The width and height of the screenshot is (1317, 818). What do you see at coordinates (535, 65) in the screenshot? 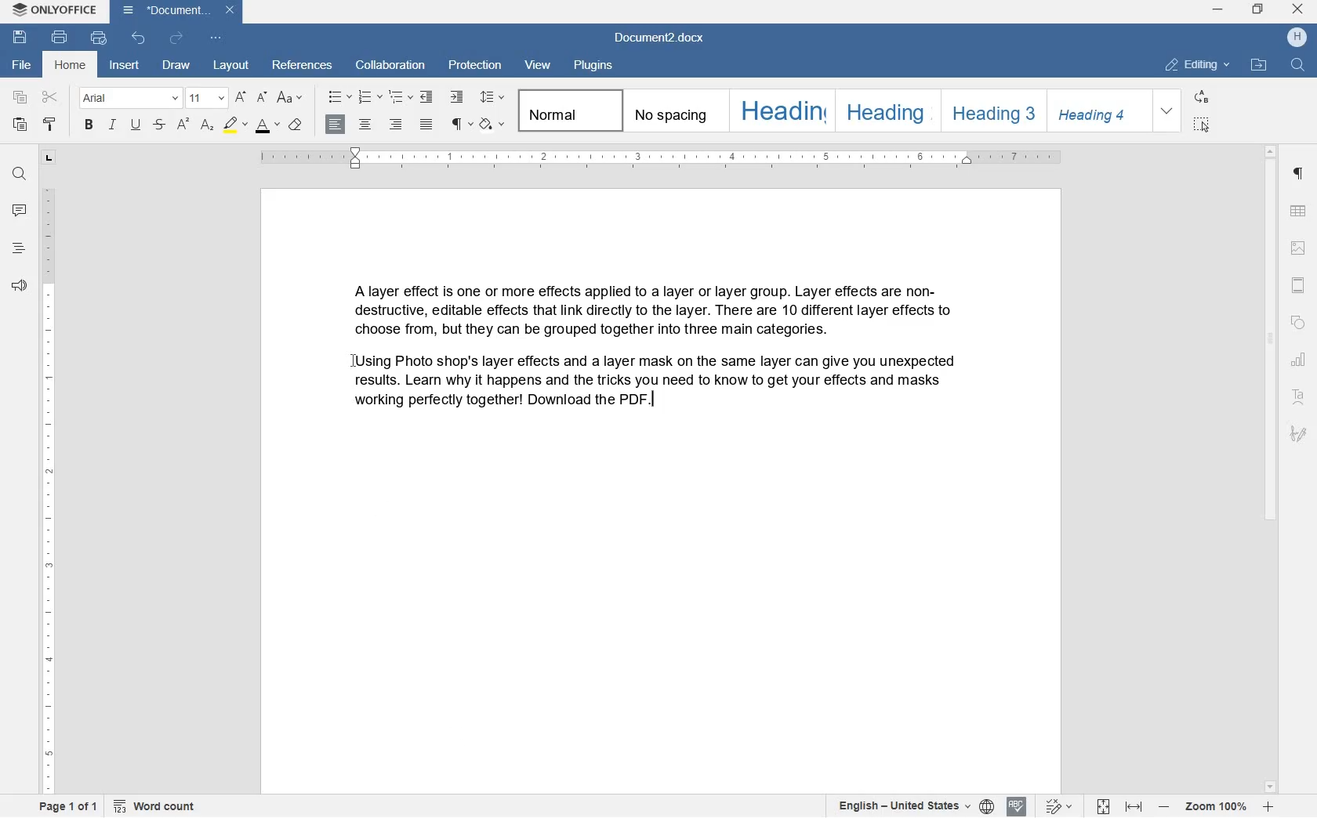
I see `VIEW` at bounding box center [535, 65].